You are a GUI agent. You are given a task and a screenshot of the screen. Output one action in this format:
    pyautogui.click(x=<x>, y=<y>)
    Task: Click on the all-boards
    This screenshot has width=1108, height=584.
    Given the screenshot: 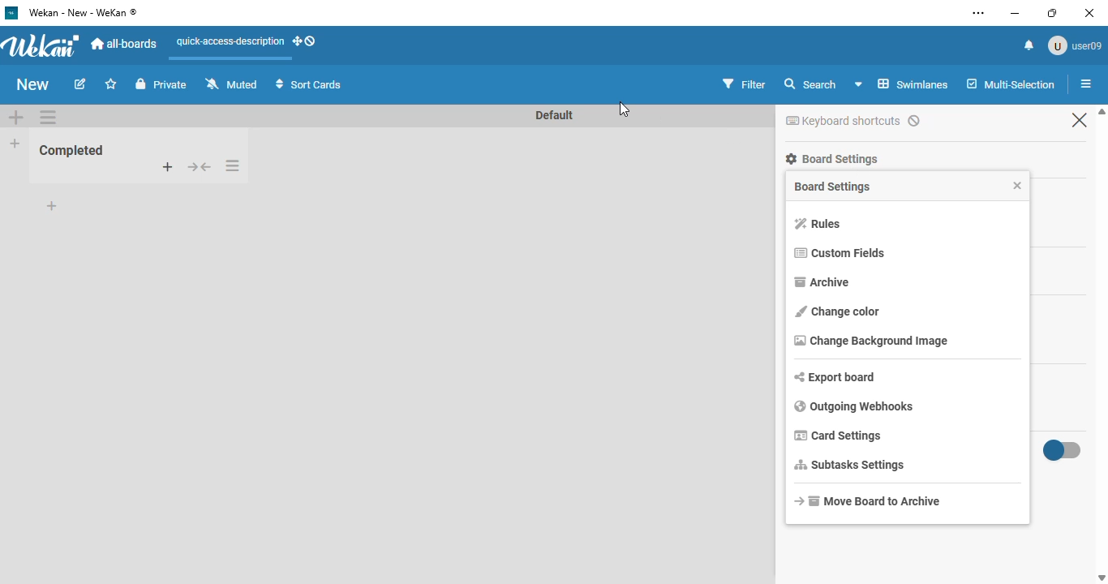 What is the action you would take?
    pyautogui.click(x=127, y=45)
    